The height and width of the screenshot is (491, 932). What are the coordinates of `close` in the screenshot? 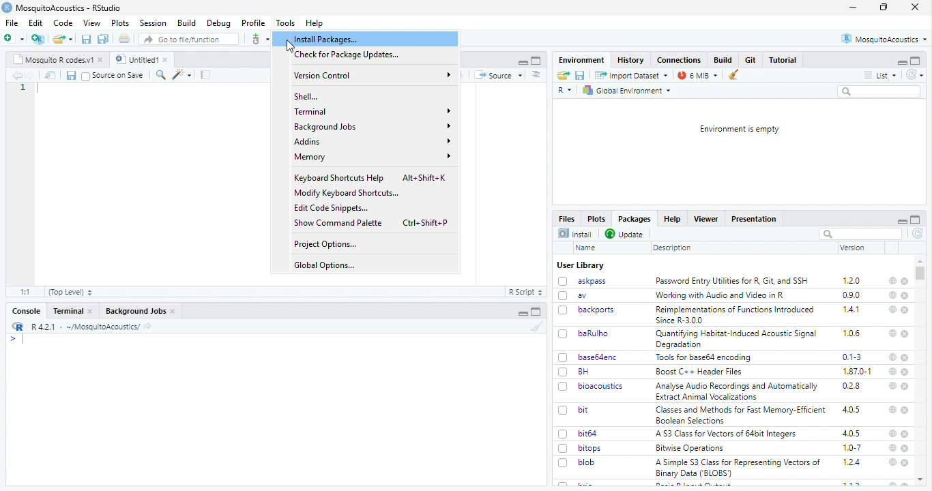 It's located at (905, 410).